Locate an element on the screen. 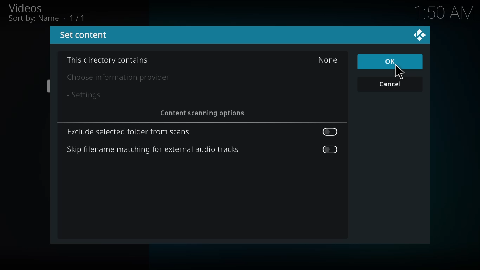 The width and height of the screenshot is (480, 270). skip filename matching for external audio is located at coordinates (154, 149).